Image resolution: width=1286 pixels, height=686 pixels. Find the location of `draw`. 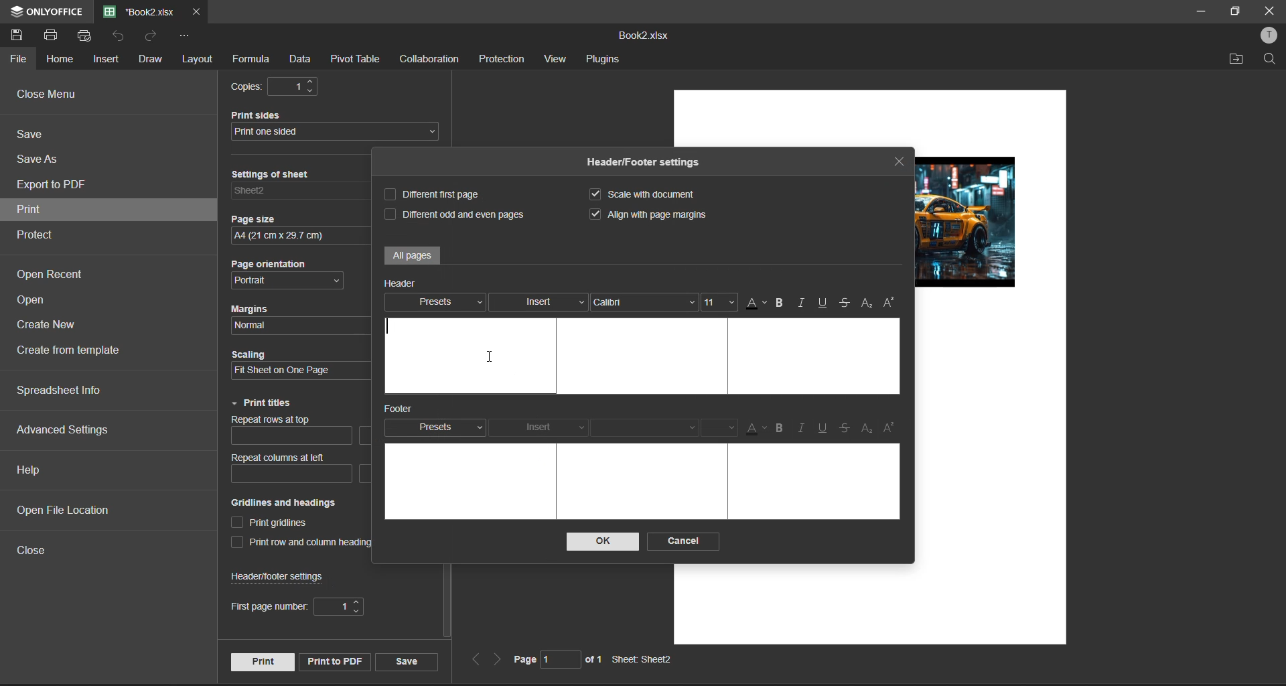

draw is located at coordinates (149, 58).